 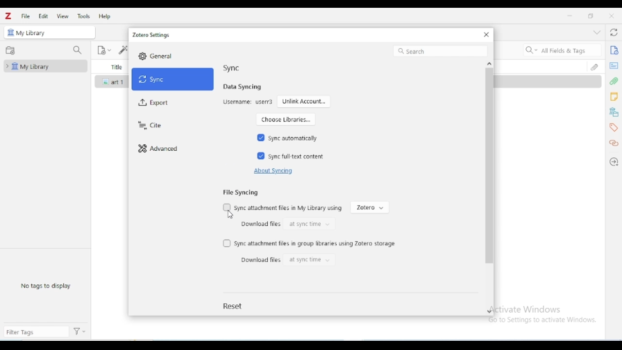 I want to click on username: user3, so click(x=248, y=102).